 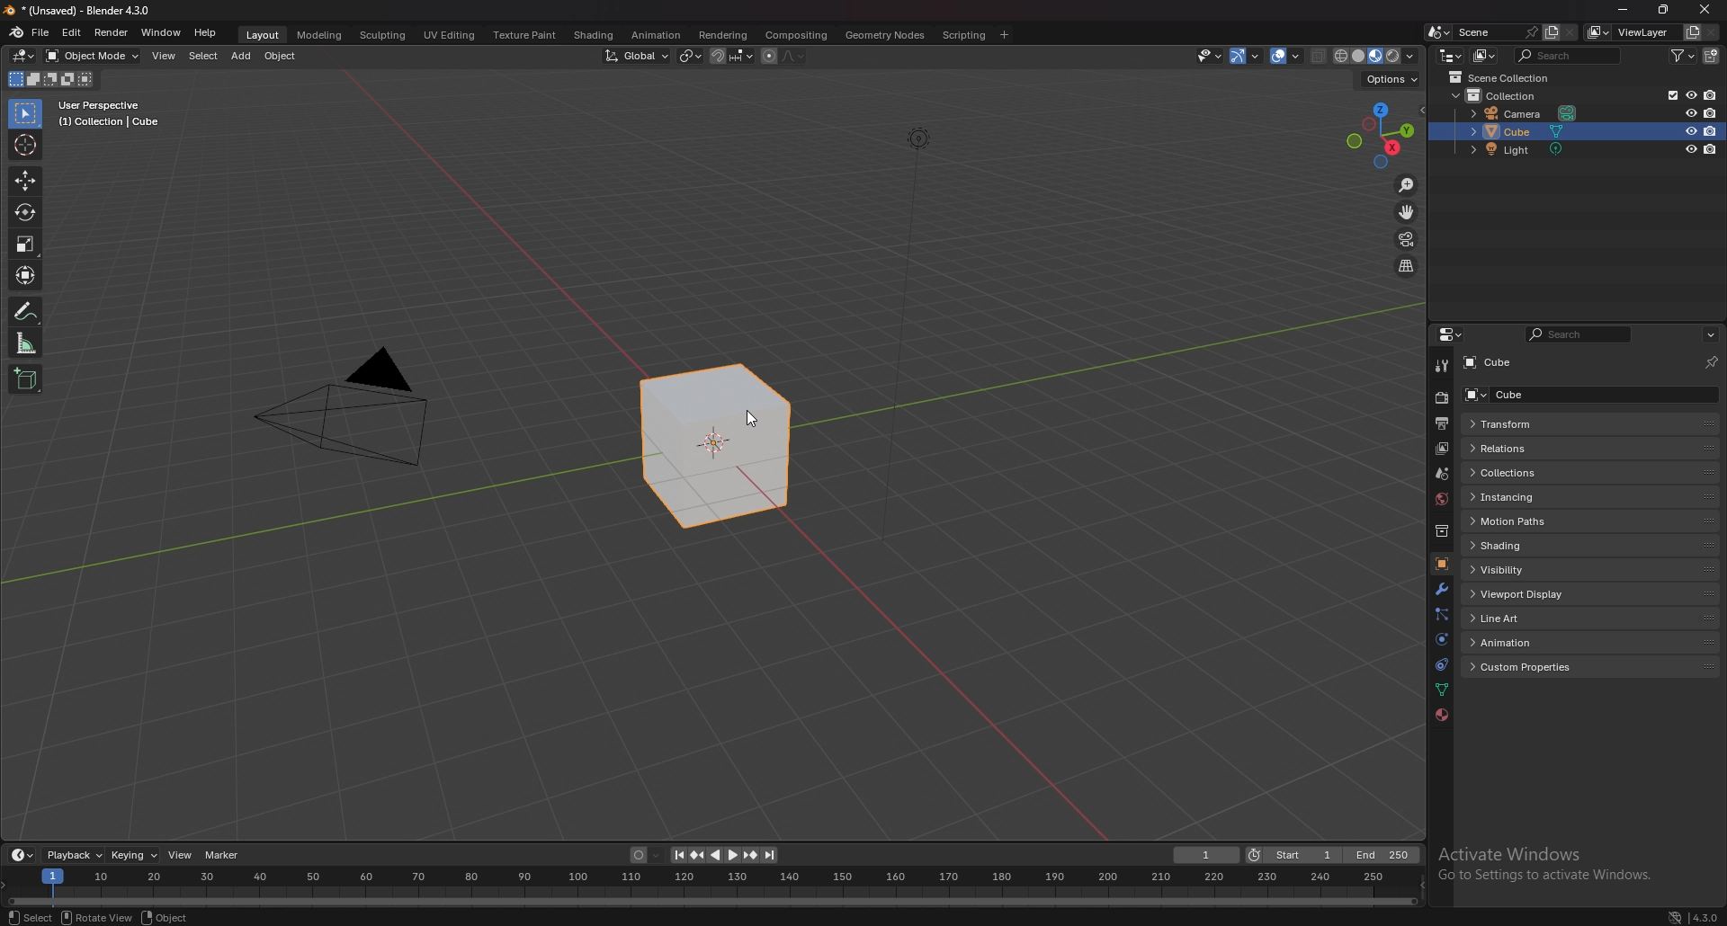 I want to click on overlays, so click(x=1285, y=57).